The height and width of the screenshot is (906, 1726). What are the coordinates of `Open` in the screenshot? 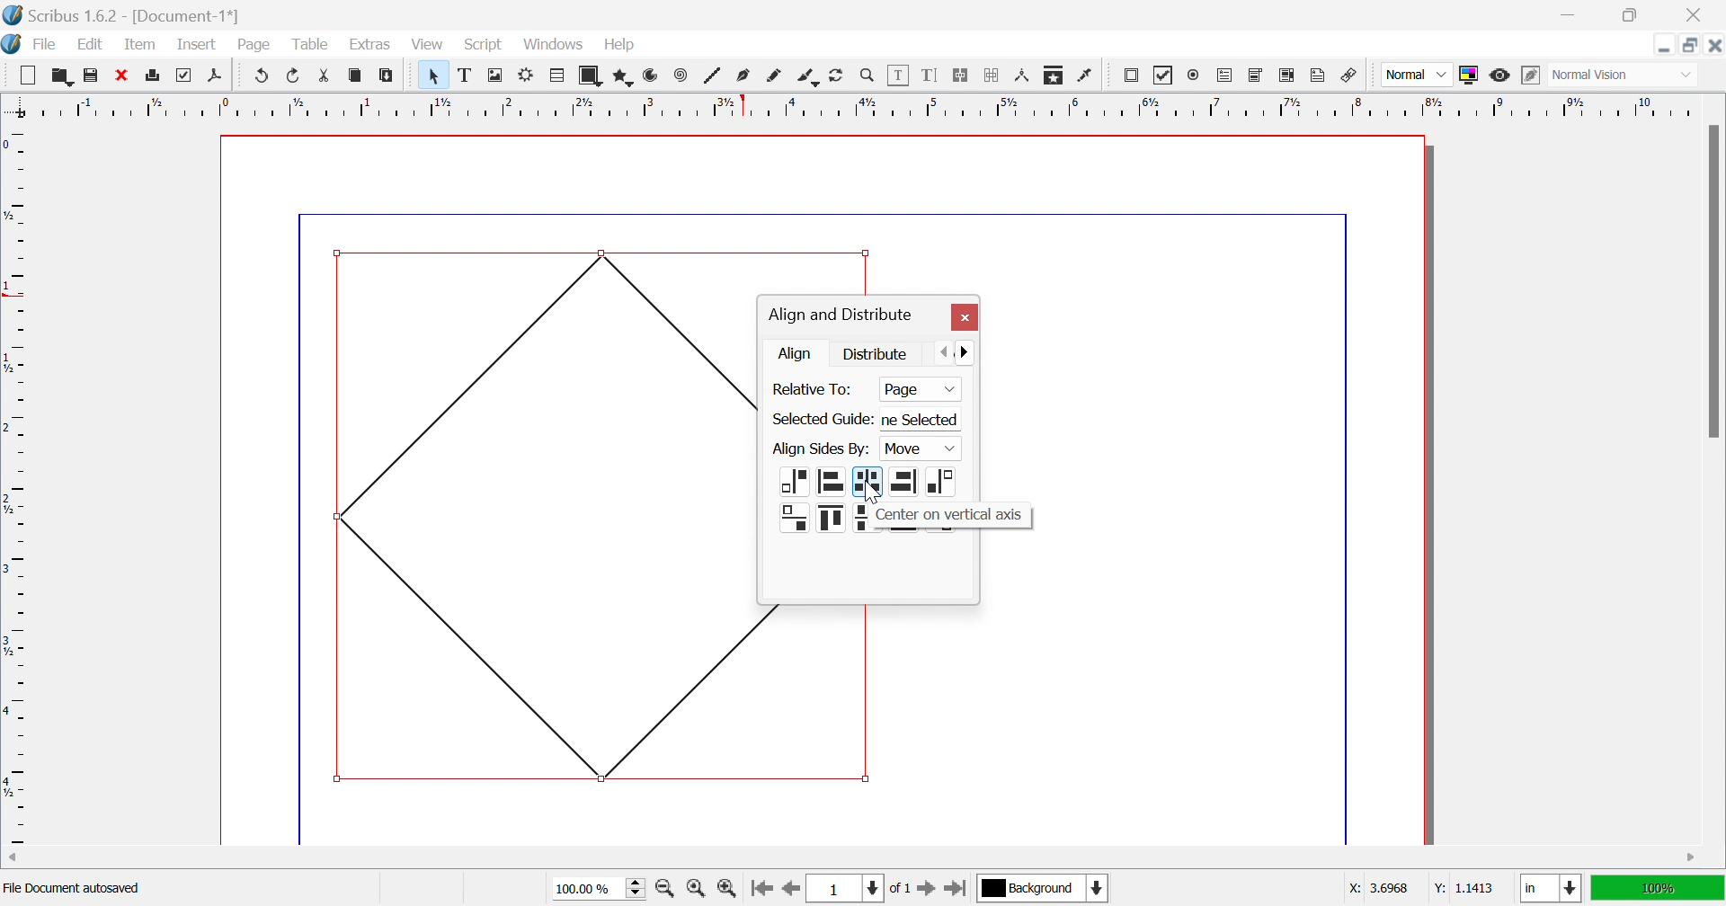 It's located at (62, 75).